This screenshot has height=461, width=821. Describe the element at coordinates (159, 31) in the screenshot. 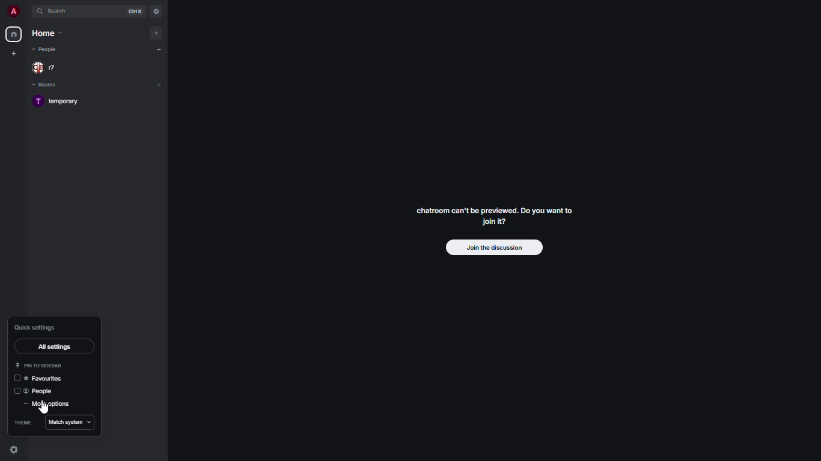

I see `add` at that location.